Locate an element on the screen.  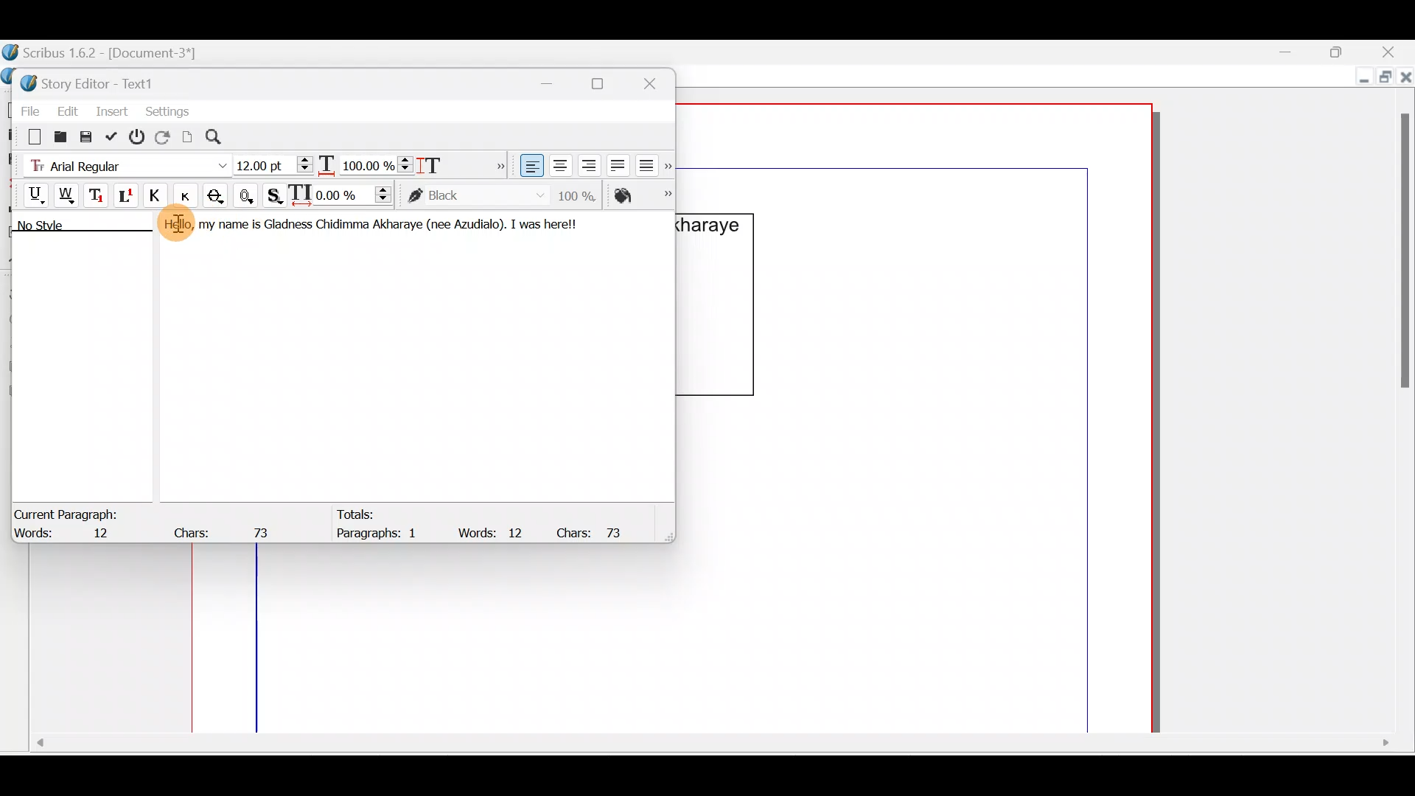
Outline is located at coordinates (248, 194).